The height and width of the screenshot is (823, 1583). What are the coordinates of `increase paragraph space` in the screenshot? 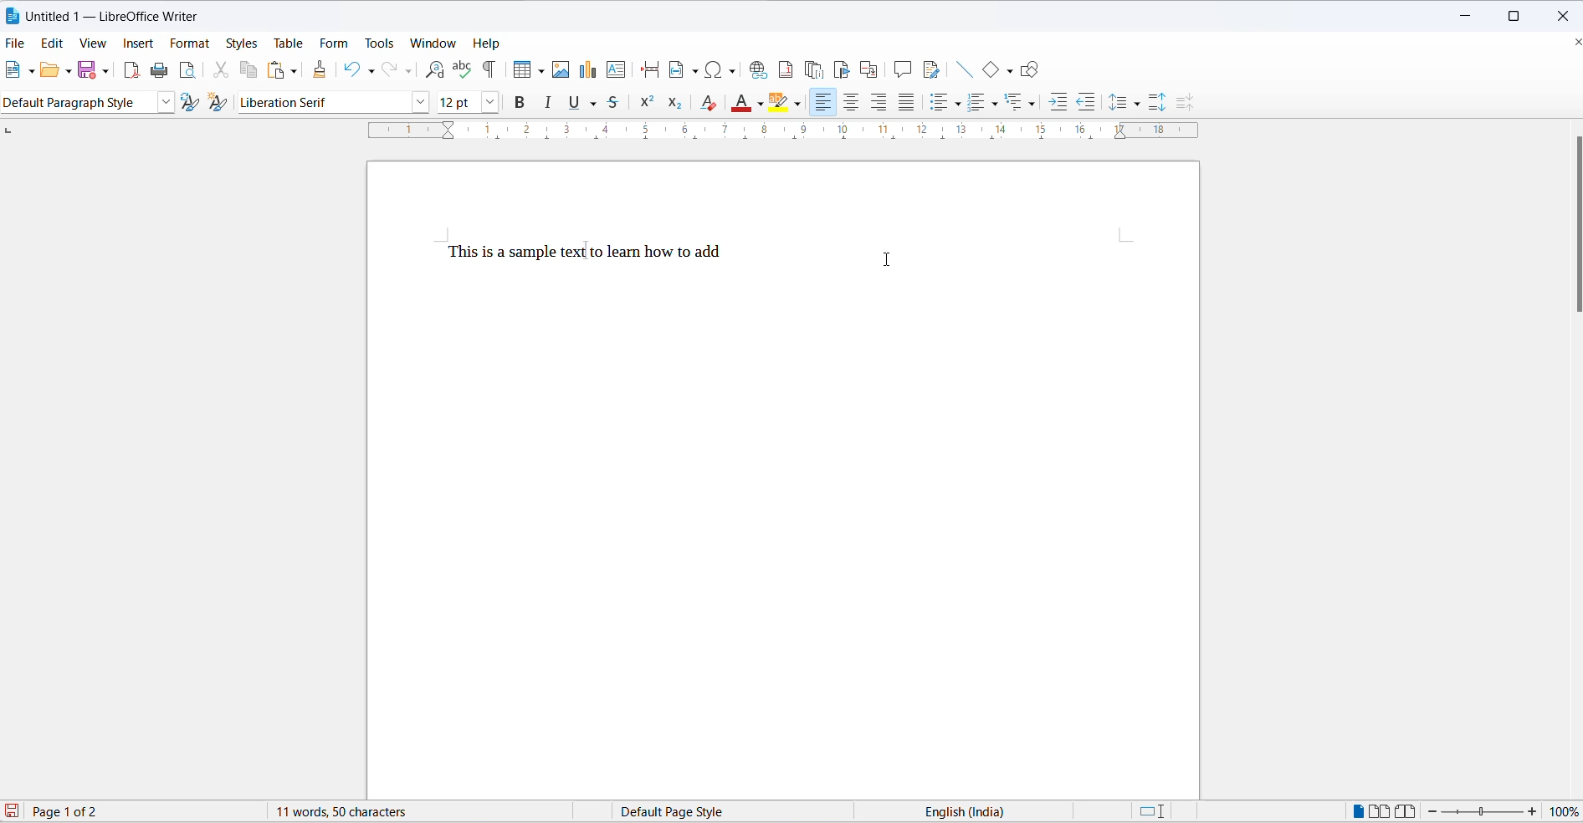 It's located at (1164, 105).